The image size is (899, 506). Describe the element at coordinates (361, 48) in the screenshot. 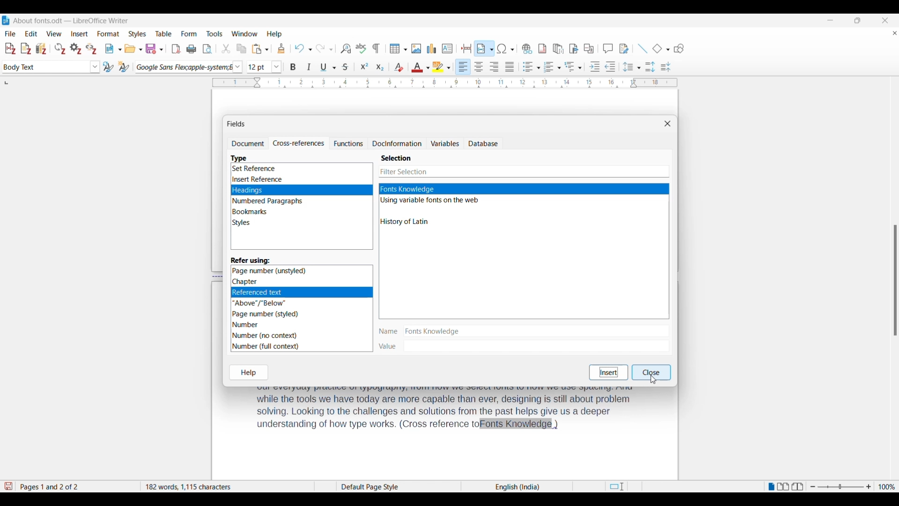

I see `Check spelling` at that location.